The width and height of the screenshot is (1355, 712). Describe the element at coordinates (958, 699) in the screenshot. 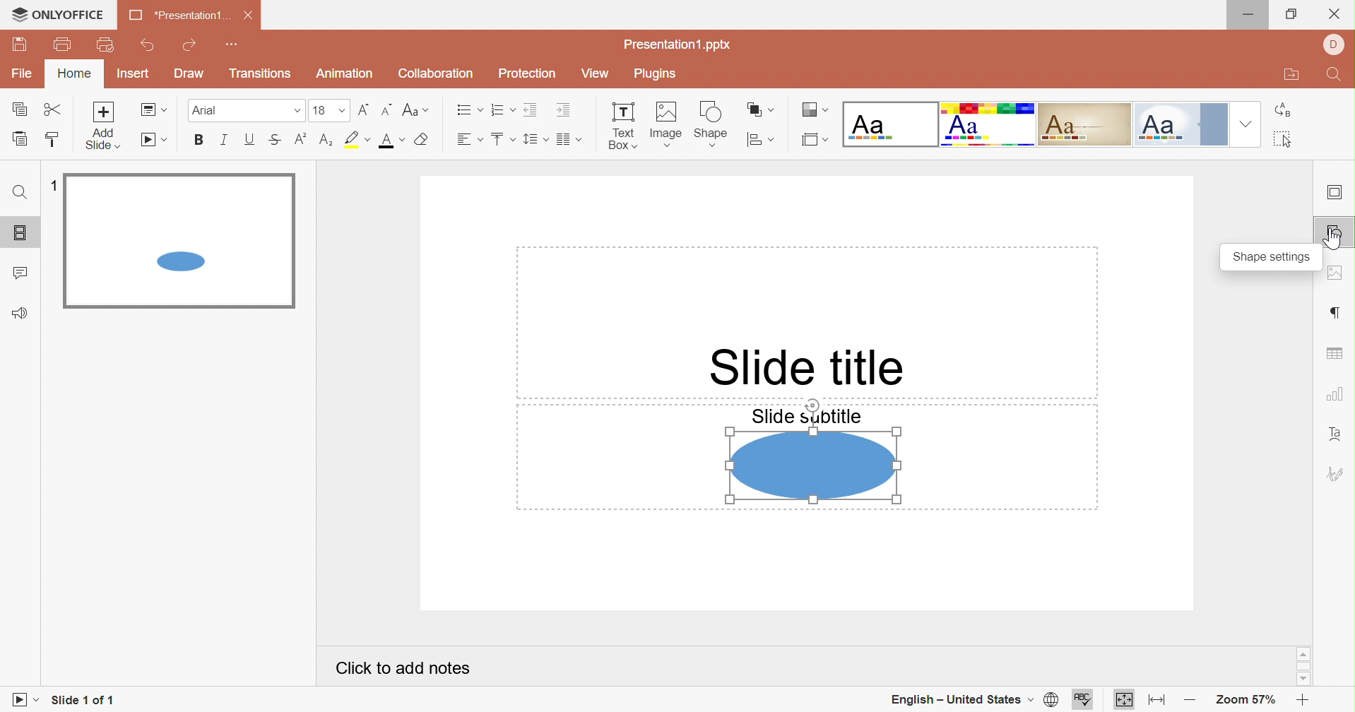

I see `English - United States` at that location.